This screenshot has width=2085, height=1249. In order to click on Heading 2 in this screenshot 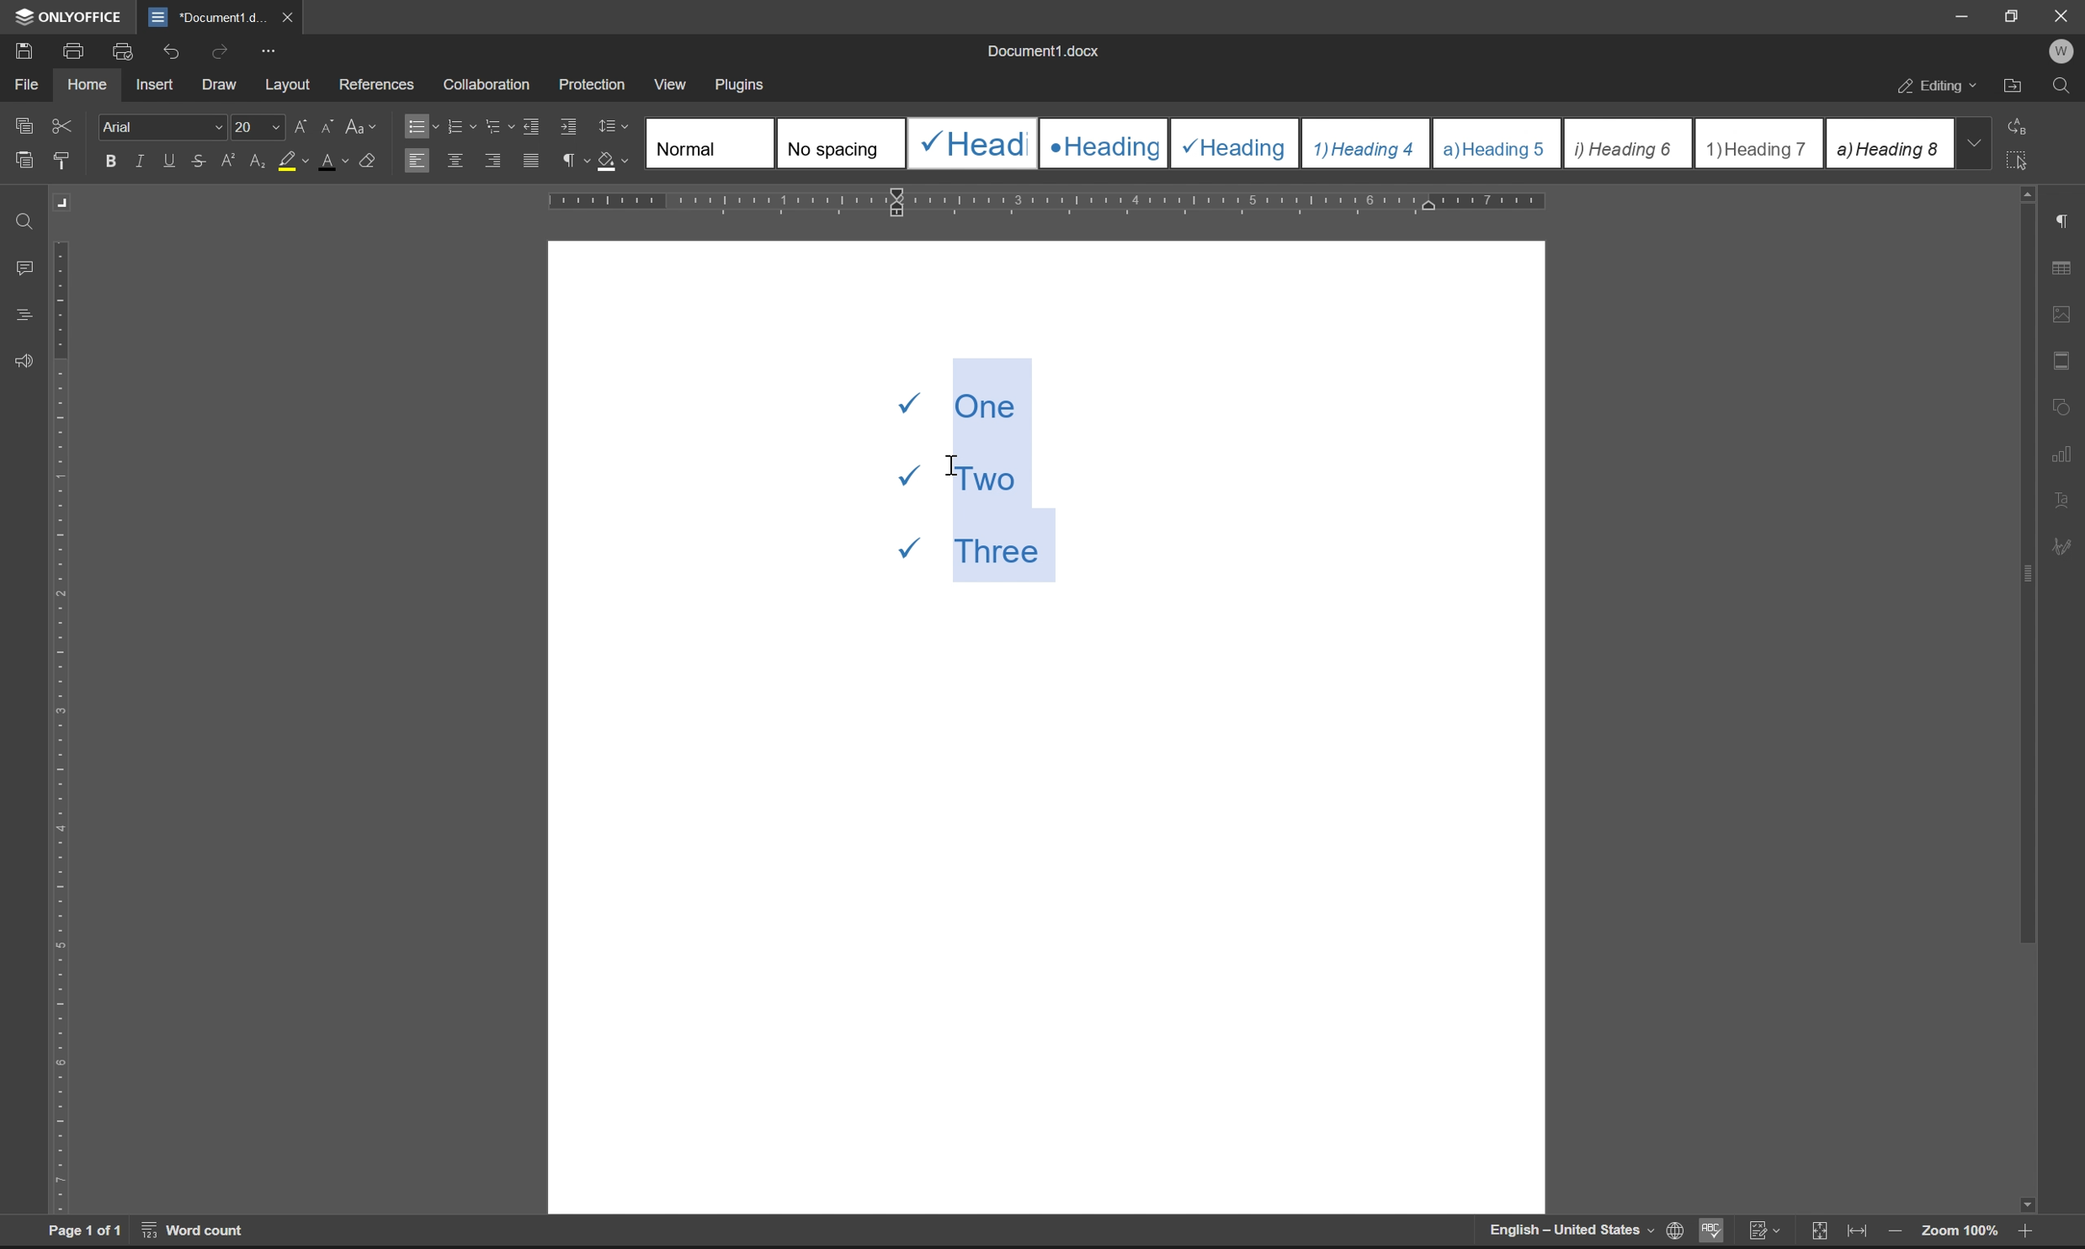, I will do `click(1104, 144)`.